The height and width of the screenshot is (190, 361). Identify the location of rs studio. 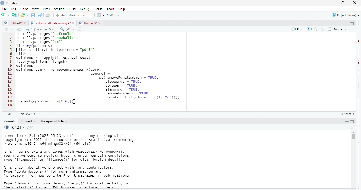
(12, 3).